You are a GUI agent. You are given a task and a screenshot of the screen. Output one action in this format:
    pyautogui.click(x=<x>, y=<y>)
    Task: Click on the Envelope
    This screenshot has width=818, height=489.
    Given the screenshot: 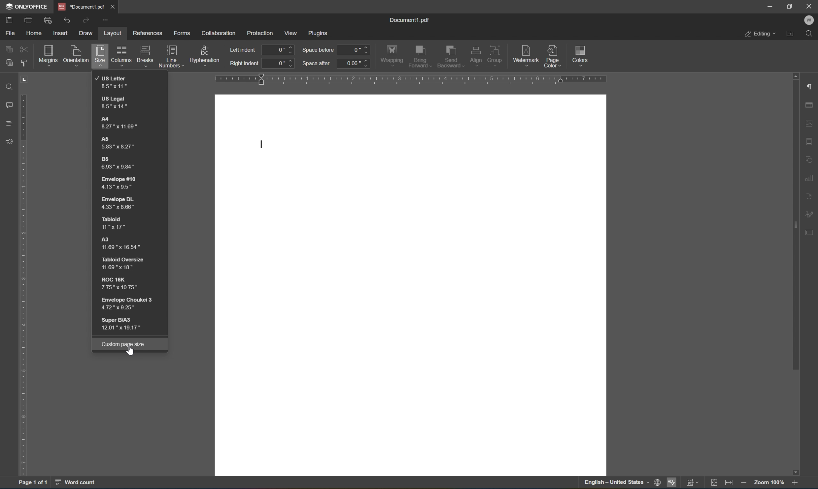 What is the action you would take?
    pyautogui.click(x=130, y=303)
    